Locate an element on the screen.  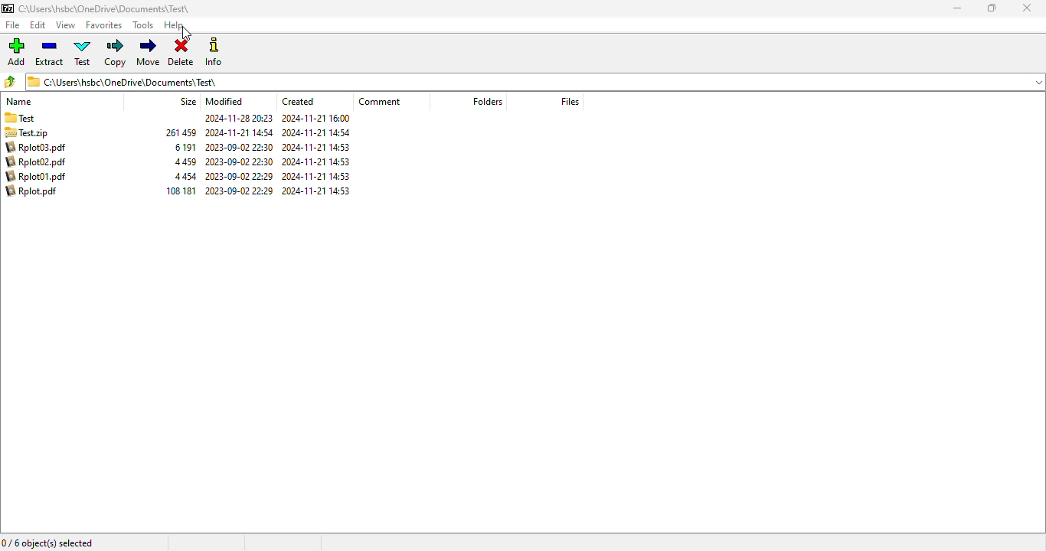
Rplot03.pdf  is located at coordinates (36, 148).